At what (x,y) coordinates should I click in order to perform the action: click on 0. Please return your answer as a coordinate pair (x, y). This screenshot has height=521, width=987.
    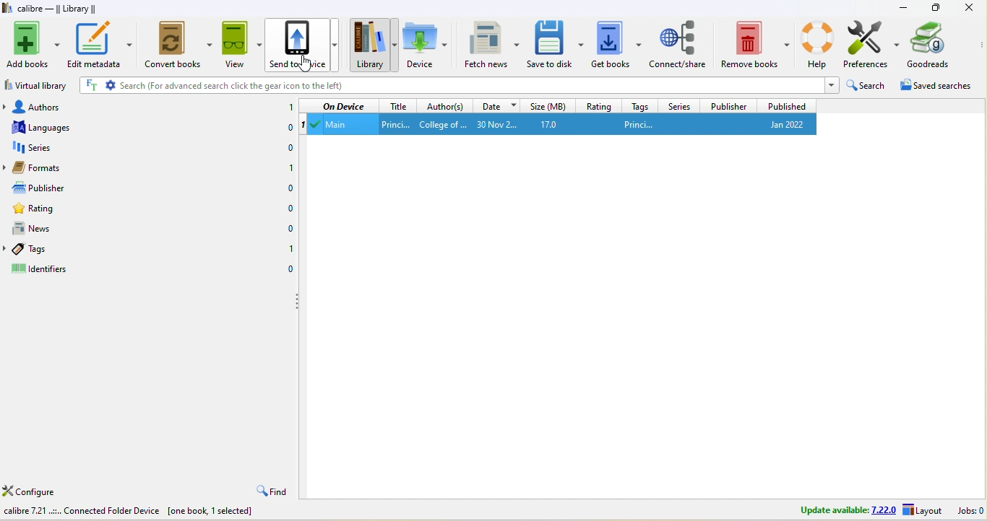
    Looking at the image, I should click on (283, 147).